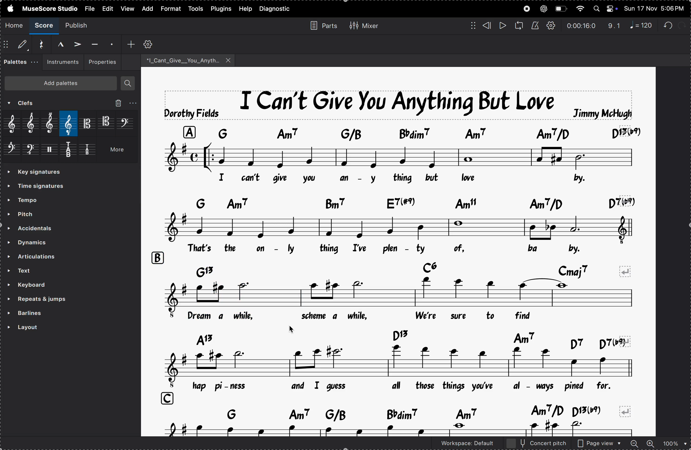 The width and height of the screenshot is (691, 450). Describe the element at coordinates (43, 227) in the screenshot. I see `accidents` at that location.